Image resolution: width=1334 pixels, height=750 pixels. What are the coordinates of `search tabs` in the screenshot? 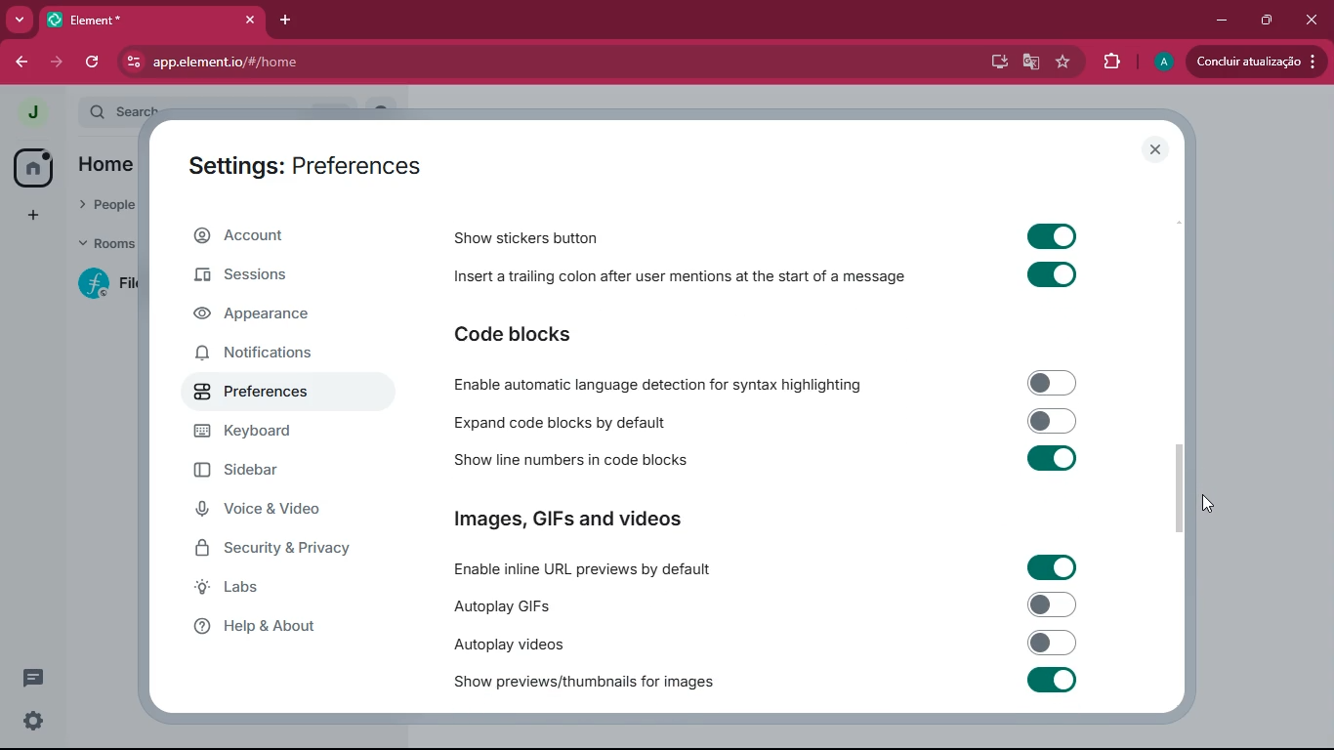 It's located at (21, 21).